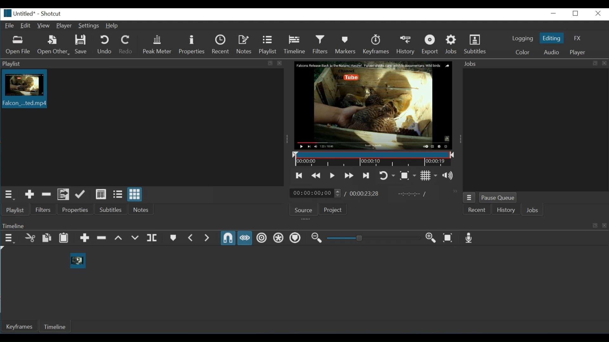 The image size is (609, 342). Describe the element at coordinates (334, 210) in the screenshot. I see `Project` at that location.